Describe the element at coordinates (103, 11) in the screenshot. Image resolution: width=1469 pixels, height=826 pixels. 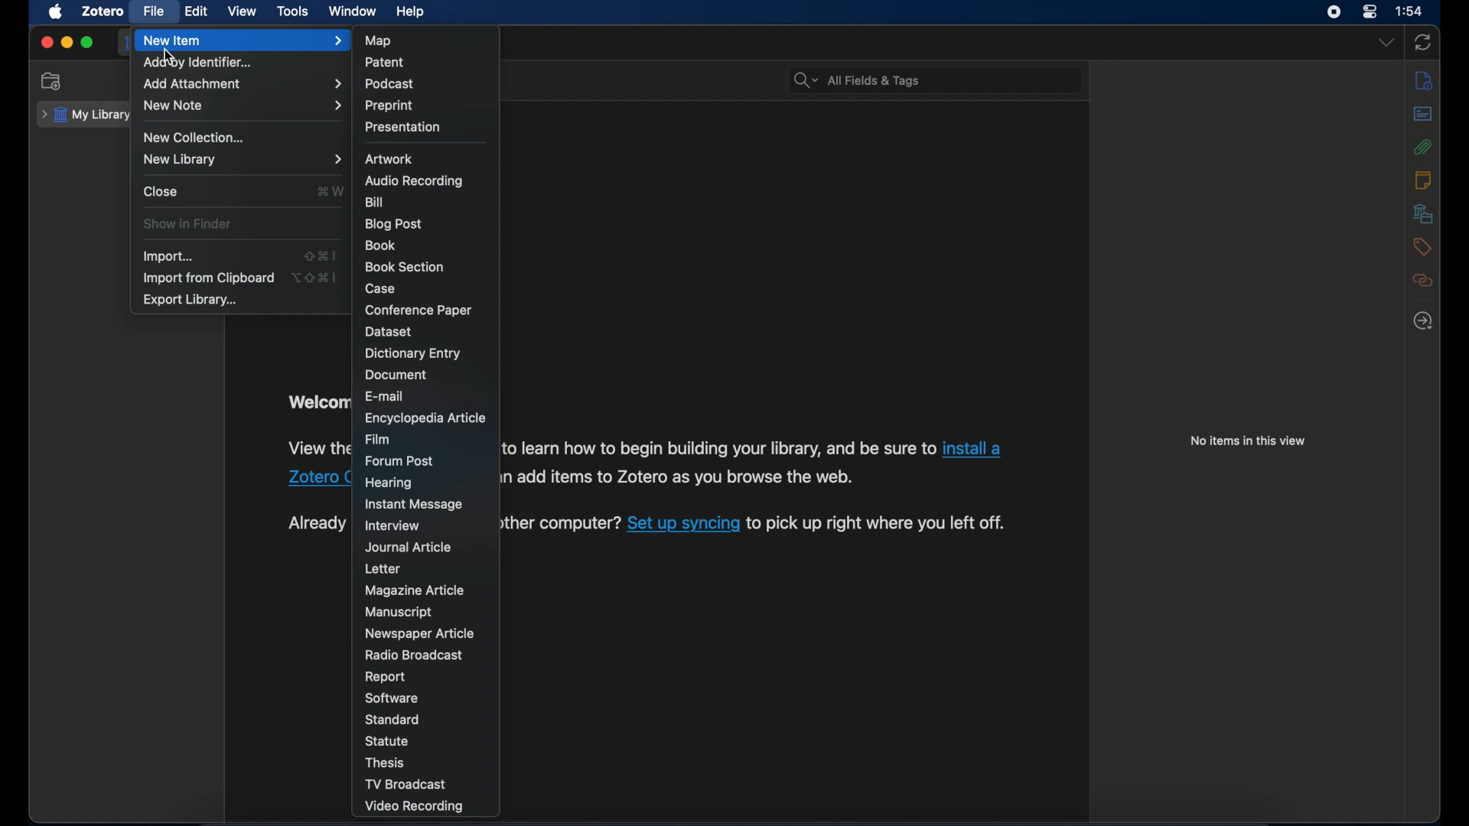
I see `zotero` at that location.